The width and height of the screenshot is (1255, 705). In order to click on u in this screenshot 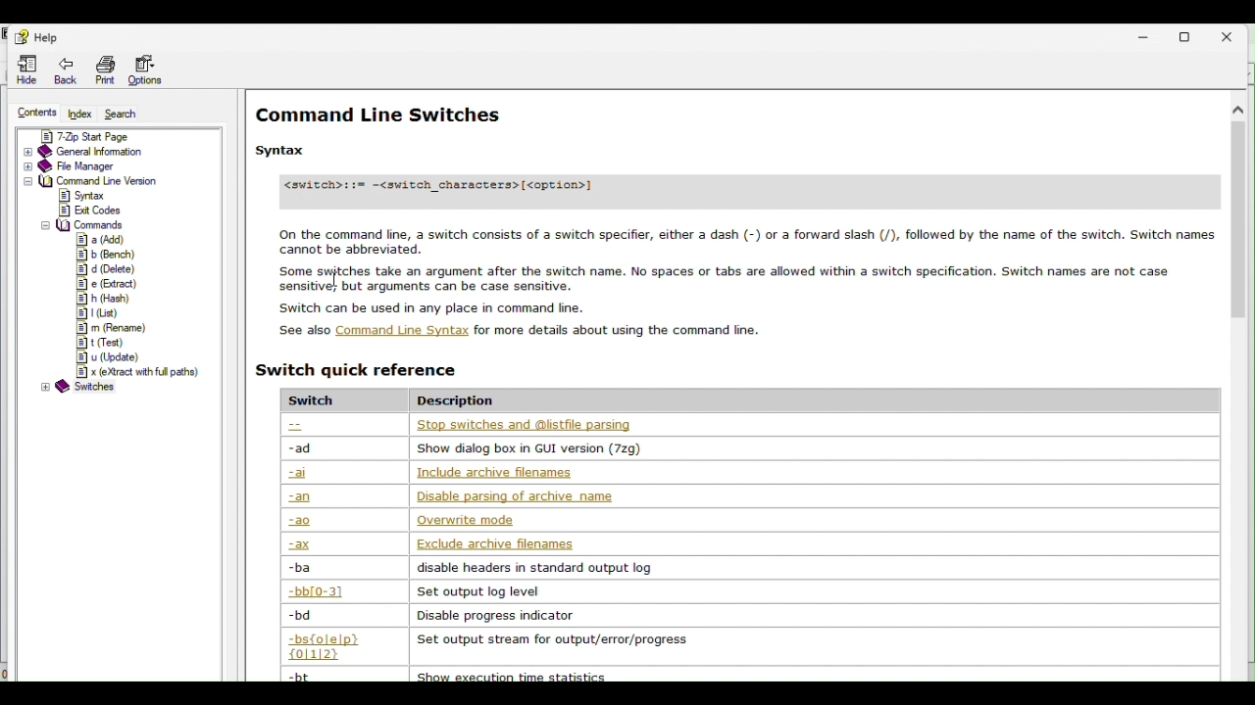, I will do `click(118, 358)`.